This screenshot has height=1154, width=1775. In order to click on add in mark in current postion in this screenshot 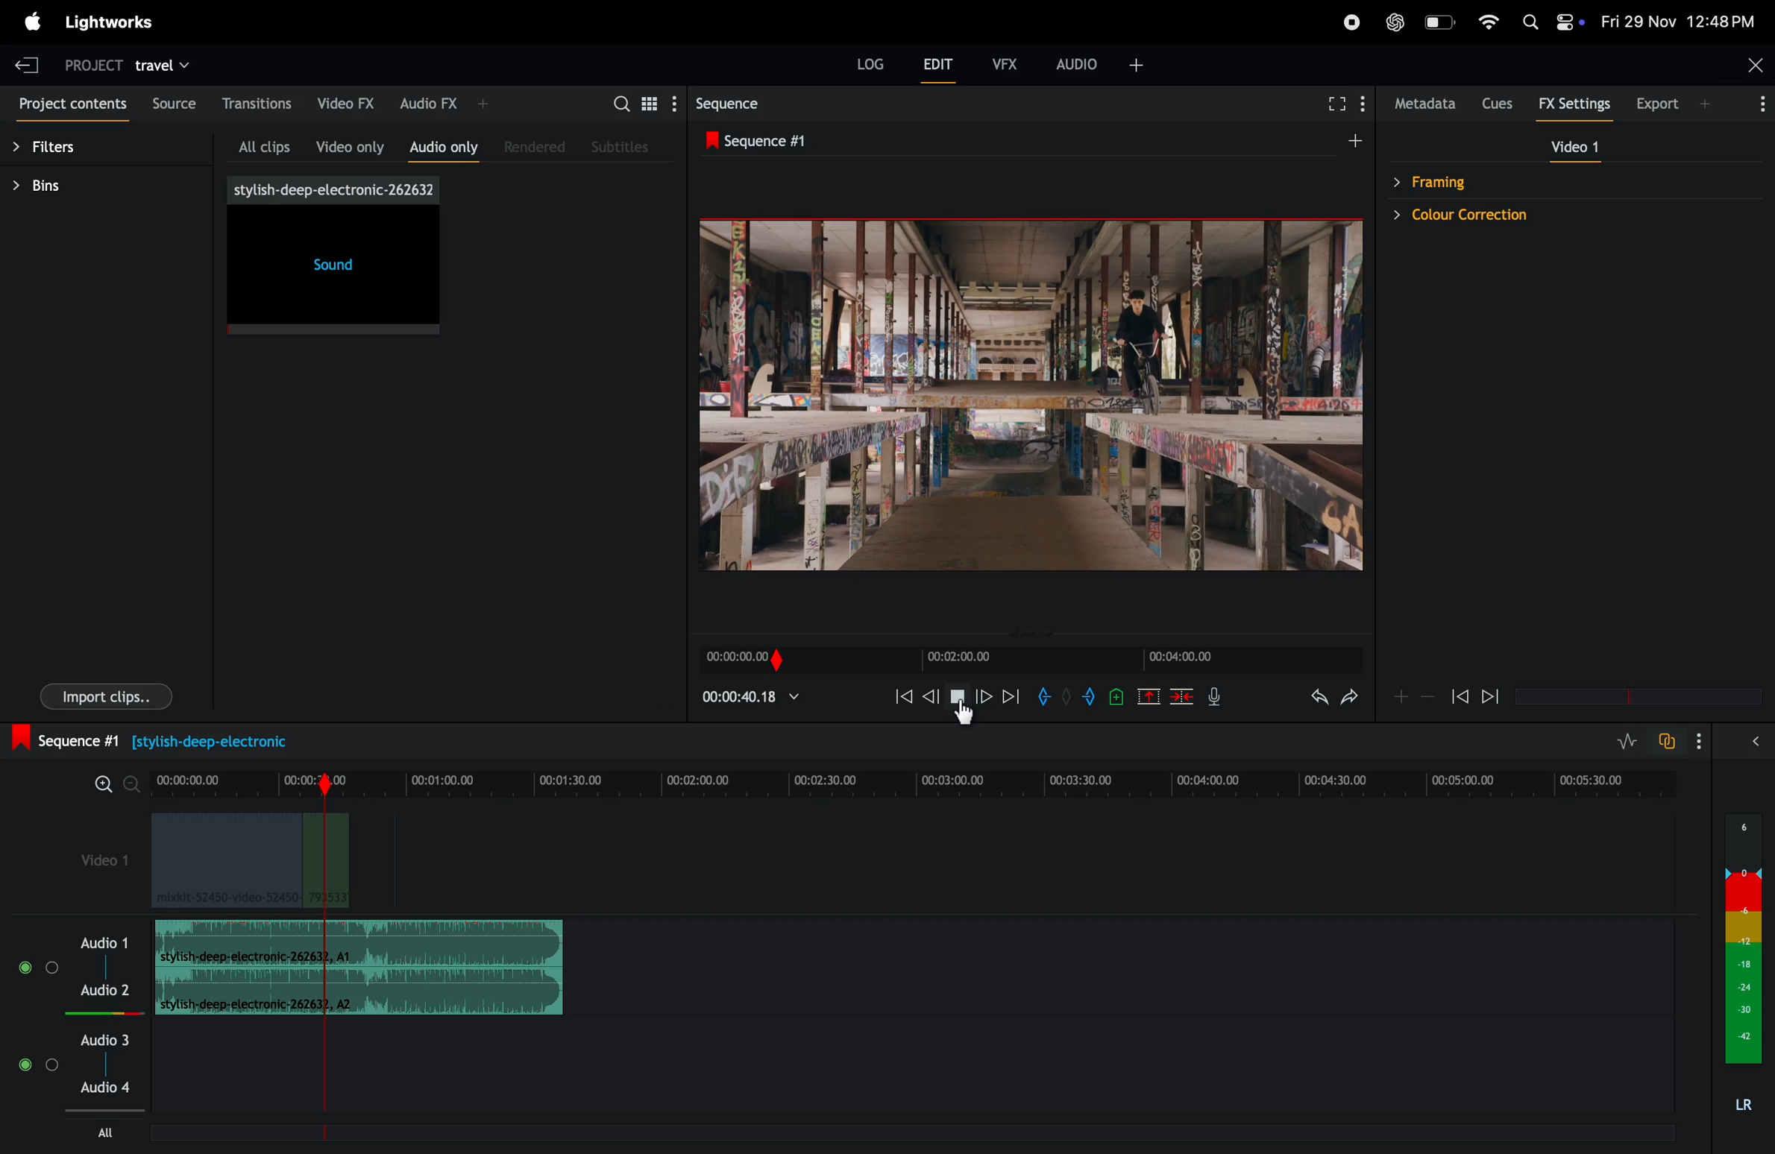, I will do `click(1044, 696)`.